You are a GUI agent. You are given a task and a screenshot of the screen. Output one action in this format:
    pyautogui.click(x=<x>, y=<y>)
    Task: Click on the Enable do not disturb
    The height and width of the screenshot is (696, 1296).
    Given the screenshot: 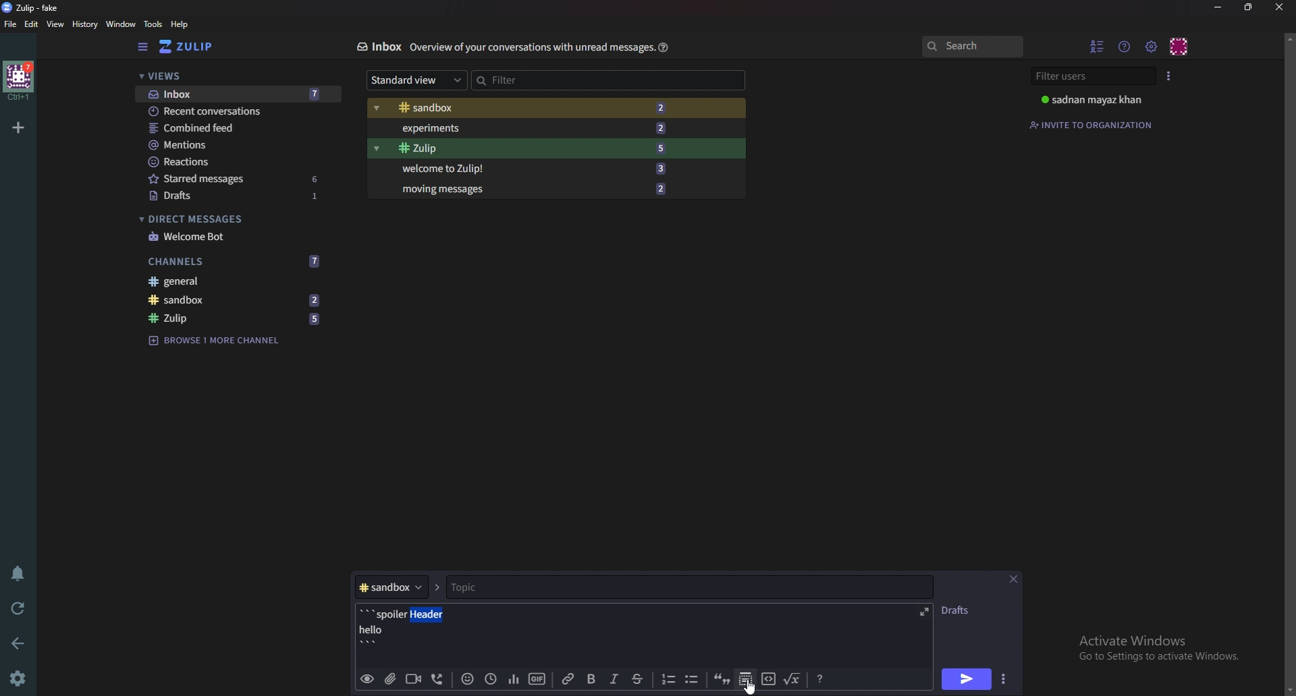 What is the action you would take?
    pyautogui.click(x=19, y=573)
    